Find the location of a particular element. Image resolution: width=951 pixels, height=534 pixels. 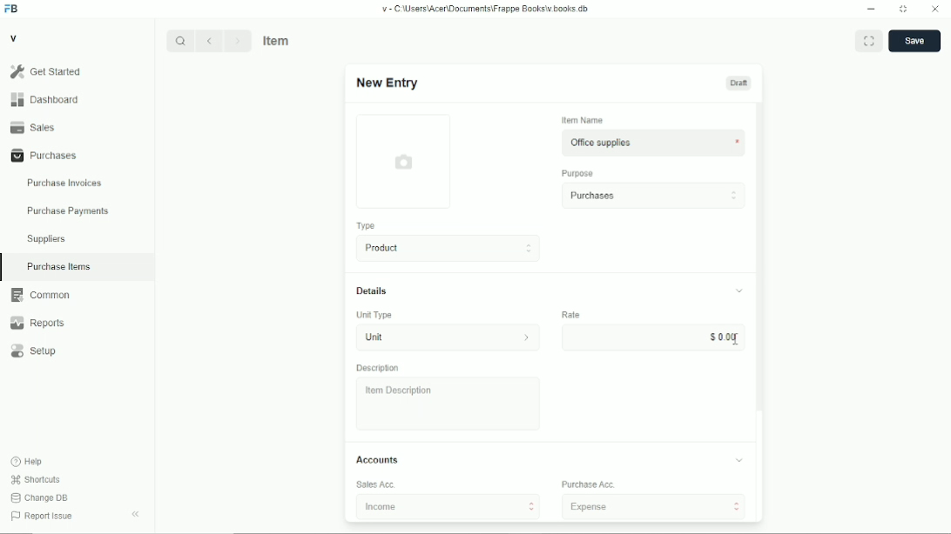

rate is located at coordinates (570, 314).